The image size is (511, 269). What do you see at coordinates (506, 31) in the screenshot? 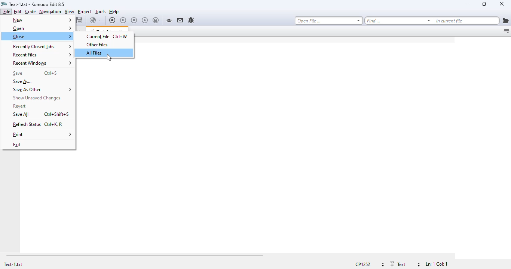
I see `list all tabs` at bounding box center [506, 31].